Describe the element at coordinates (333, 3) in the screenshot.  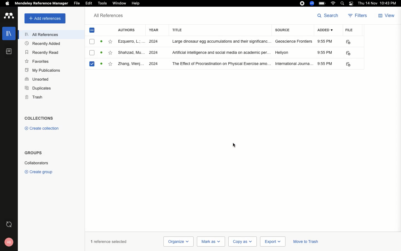
I see `Internet` at that location.